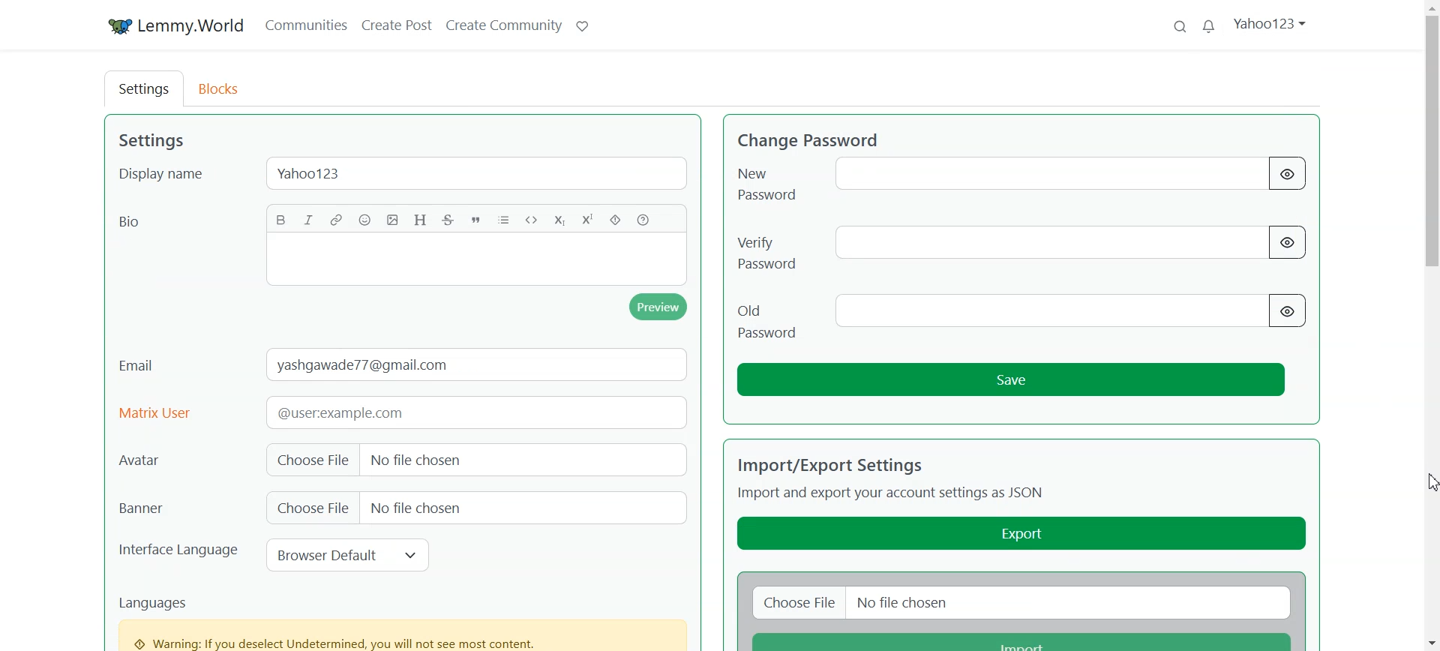 This screenshot has height=651, width=1440. Describe the element at coordinates (1047, 309) in the screenshot. I see `Enter old password` at that location.